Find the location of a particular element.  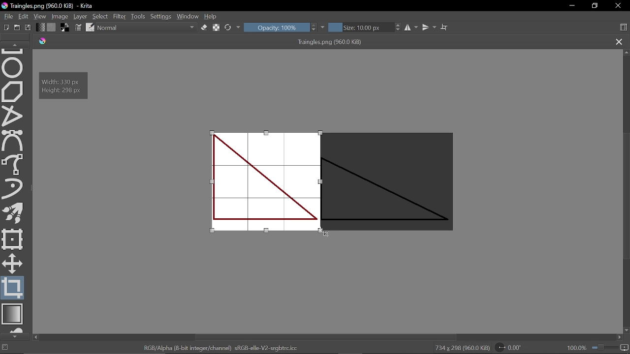

Selected part of the image is located at coordinates (265, 182).